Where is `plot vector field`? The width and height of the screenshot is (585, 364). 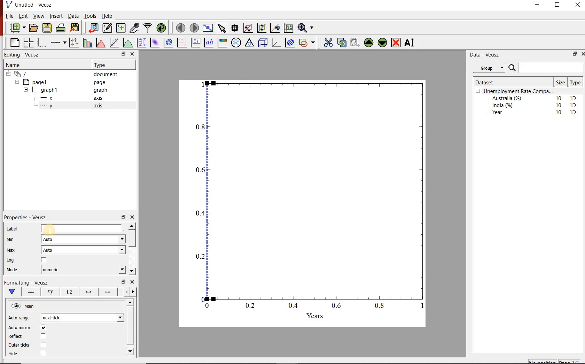
plot vector field is located at coordinates (181, 43).